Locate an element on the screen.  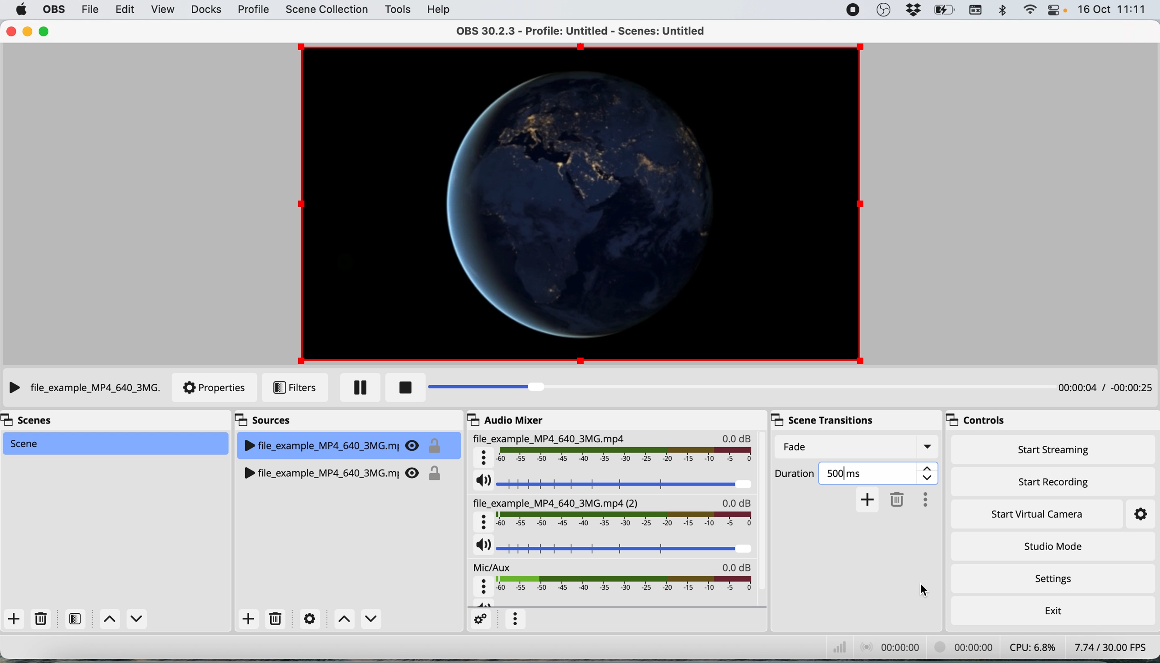
more options is located at coordinates (516, 619).